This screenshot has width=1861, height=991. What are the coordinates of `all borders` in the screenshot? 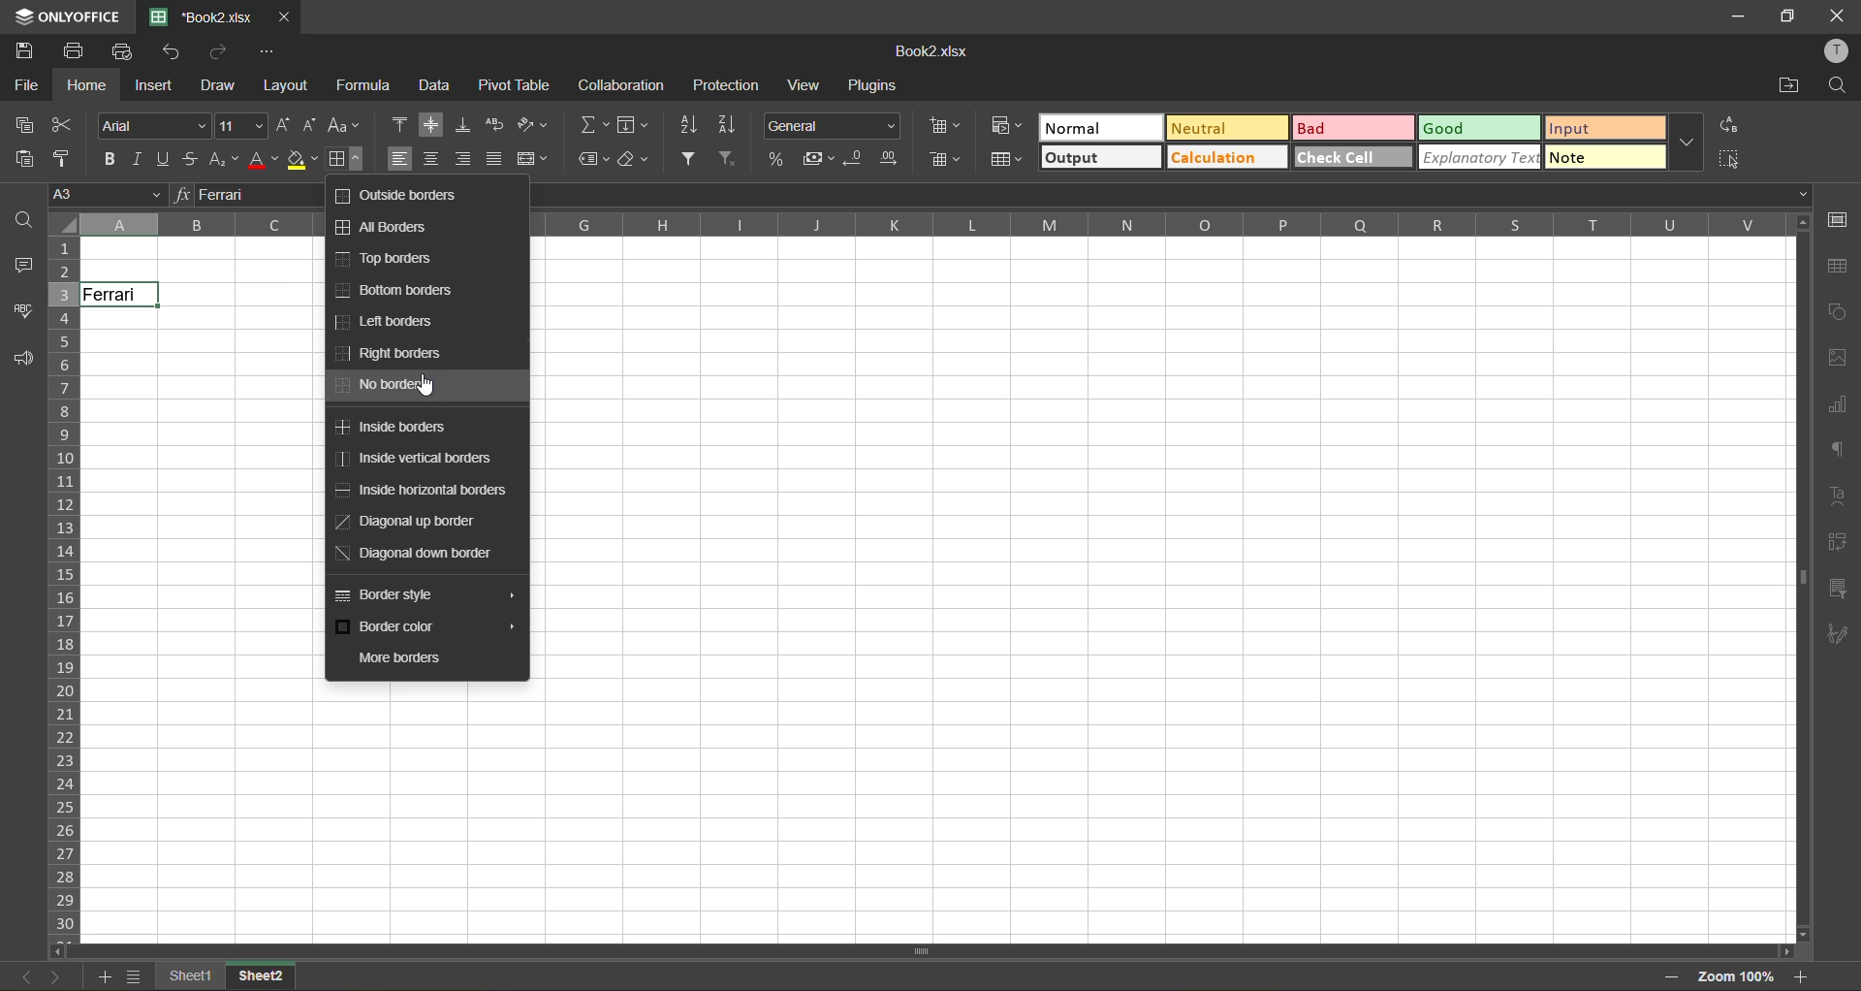 It's located at (383, 226).